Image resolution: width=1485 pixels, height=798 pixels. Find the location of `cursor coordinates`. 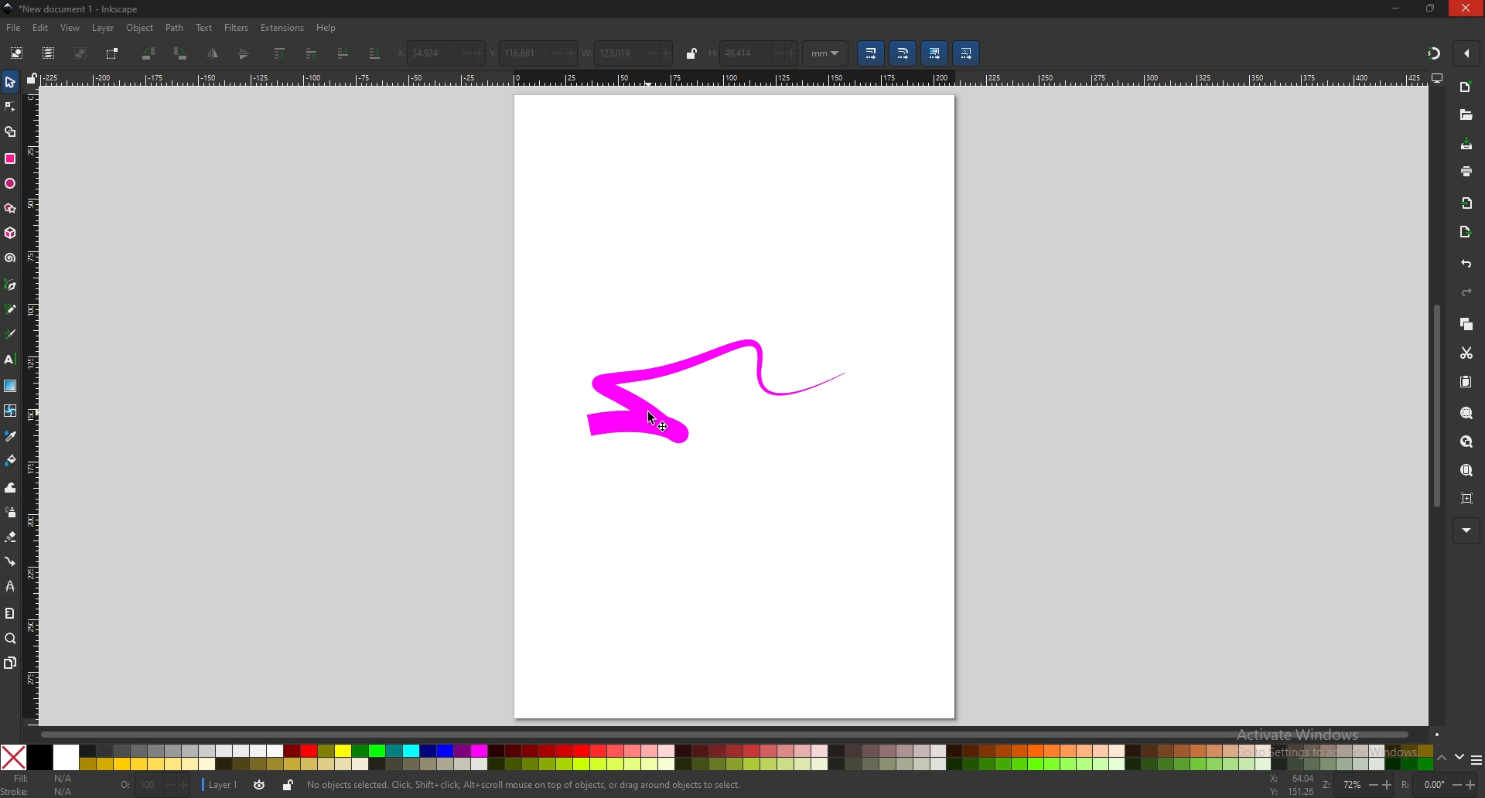

cursor coordinates is located at coordinates (1292, 785).